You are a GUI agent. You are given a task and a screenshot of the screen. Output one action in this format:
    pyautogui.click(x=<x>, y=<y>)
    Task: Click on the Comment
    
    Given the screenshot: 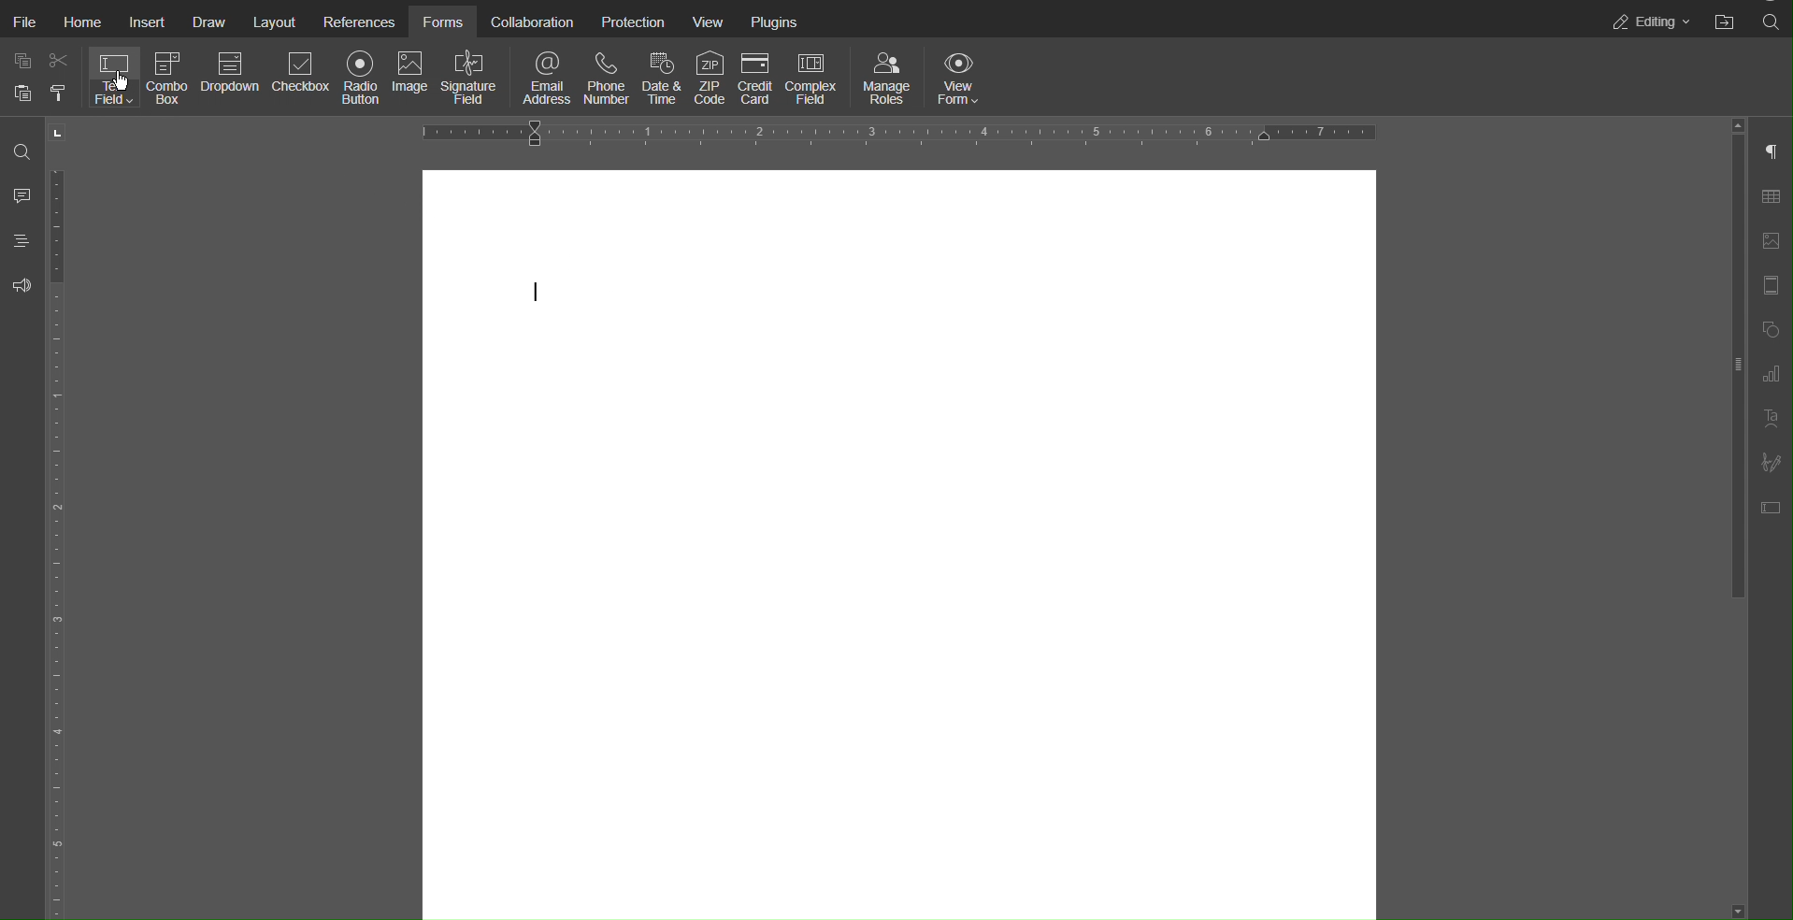 What is the action you would take?
    pyautogui.click(x=22, y=192)
    